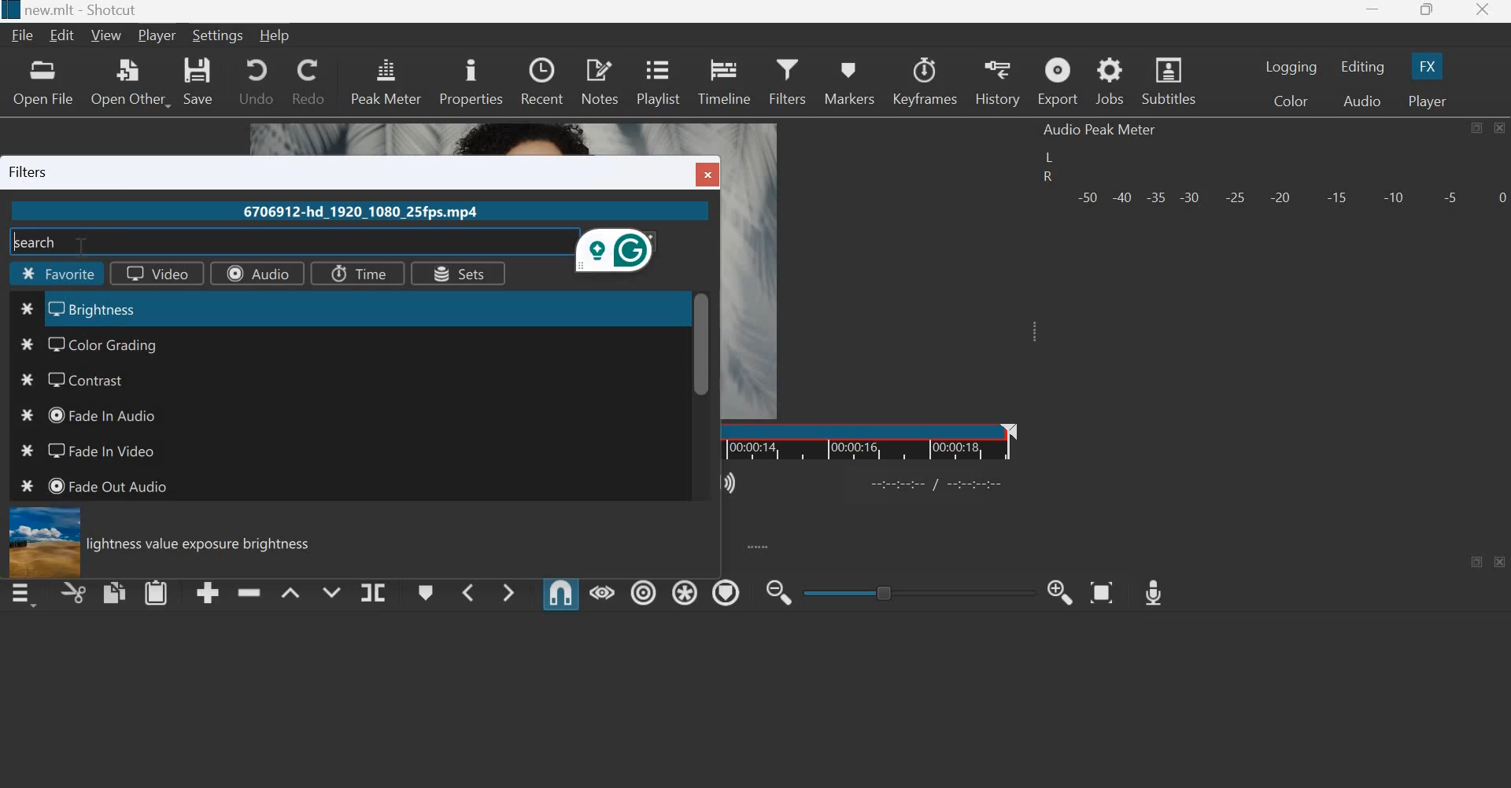 The height and width of the screenshot is (788, 1511). What do you see at coordinates (249, 590) in the screenshot?
I see `ripple delete` at bounding box center [249, 590].